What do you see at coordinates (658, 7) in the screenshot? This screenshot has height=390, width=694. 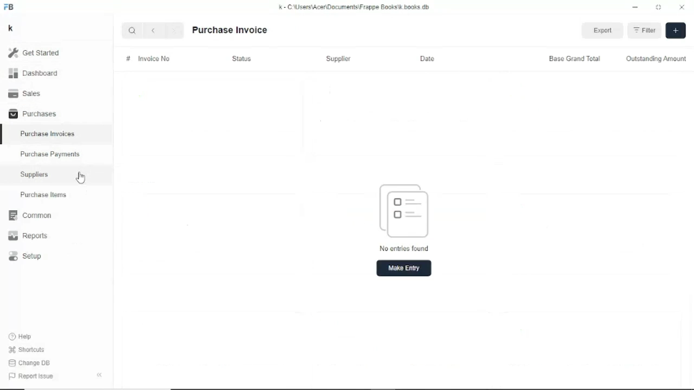 I see `Toggle between form and full width` at bounding box center [658, 7].